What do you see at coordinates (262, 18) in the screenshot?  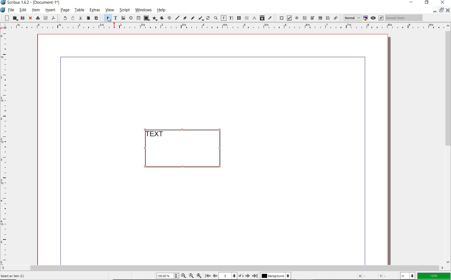 I see `copy item properties` at bounding box center [262, 18].